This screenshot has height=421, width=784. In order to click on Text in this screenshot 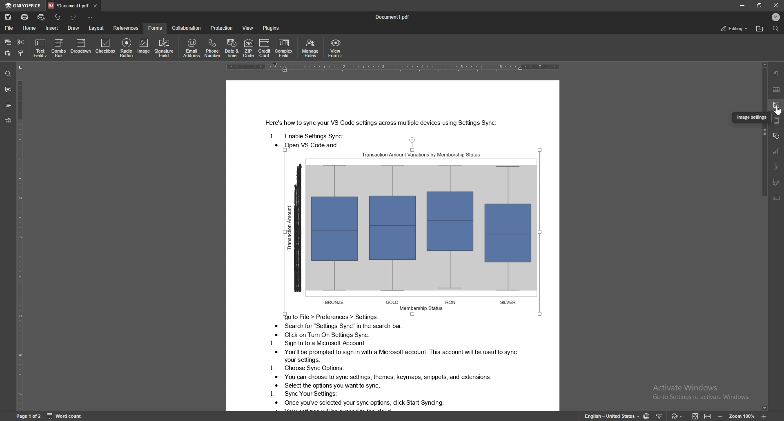, I will do `click(381, 131)`.